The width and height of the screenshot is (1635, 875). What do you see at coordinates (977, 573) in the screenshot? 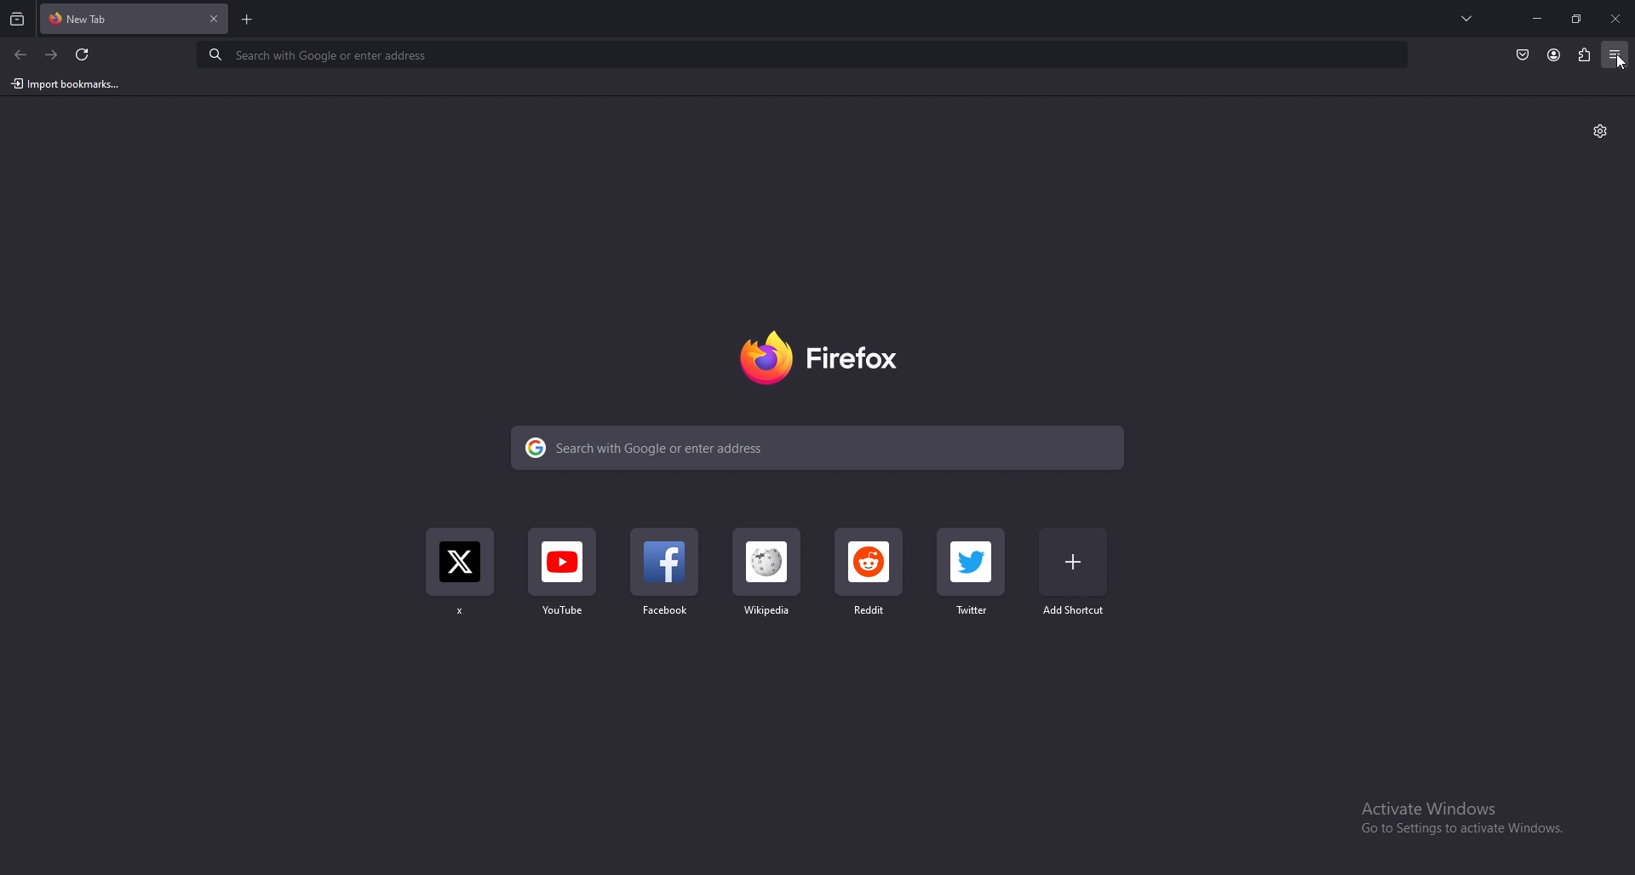
I see `twitter` at bounding box center [977, 573].